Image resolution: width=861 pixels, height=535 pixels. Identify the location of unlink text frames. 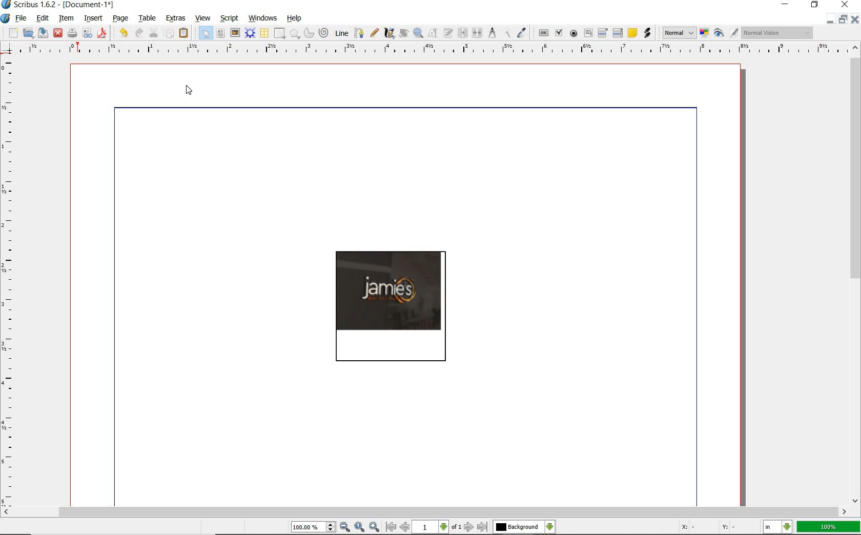
(478, 33).